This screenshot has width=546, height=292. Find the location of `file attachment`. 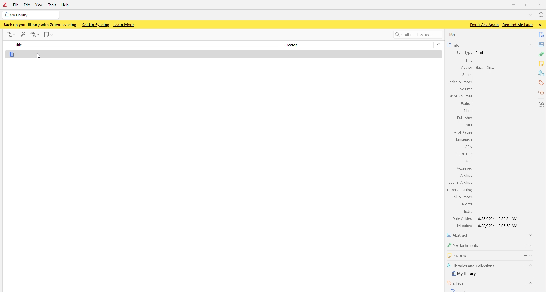

file attachment is located at coordinates (438, 46).